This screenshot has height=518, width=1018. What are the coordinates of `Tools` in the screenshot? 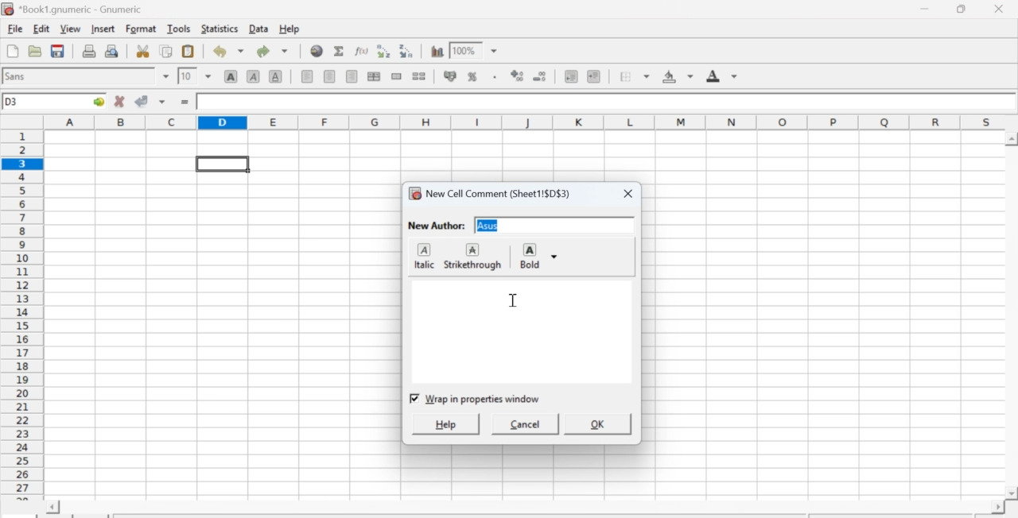 It's located at (181, 29).